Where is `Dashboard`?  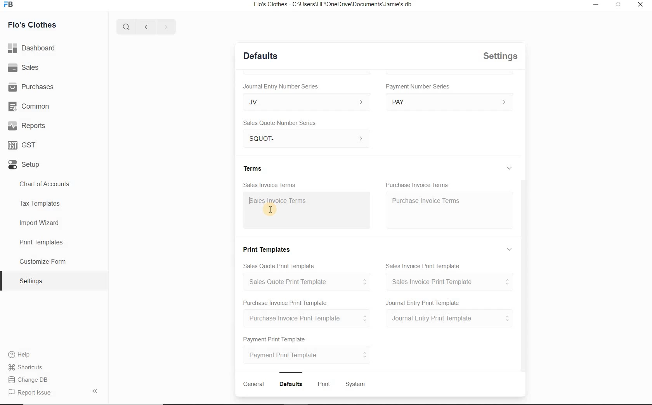
Dashboard is located at coordinates (34, 49).